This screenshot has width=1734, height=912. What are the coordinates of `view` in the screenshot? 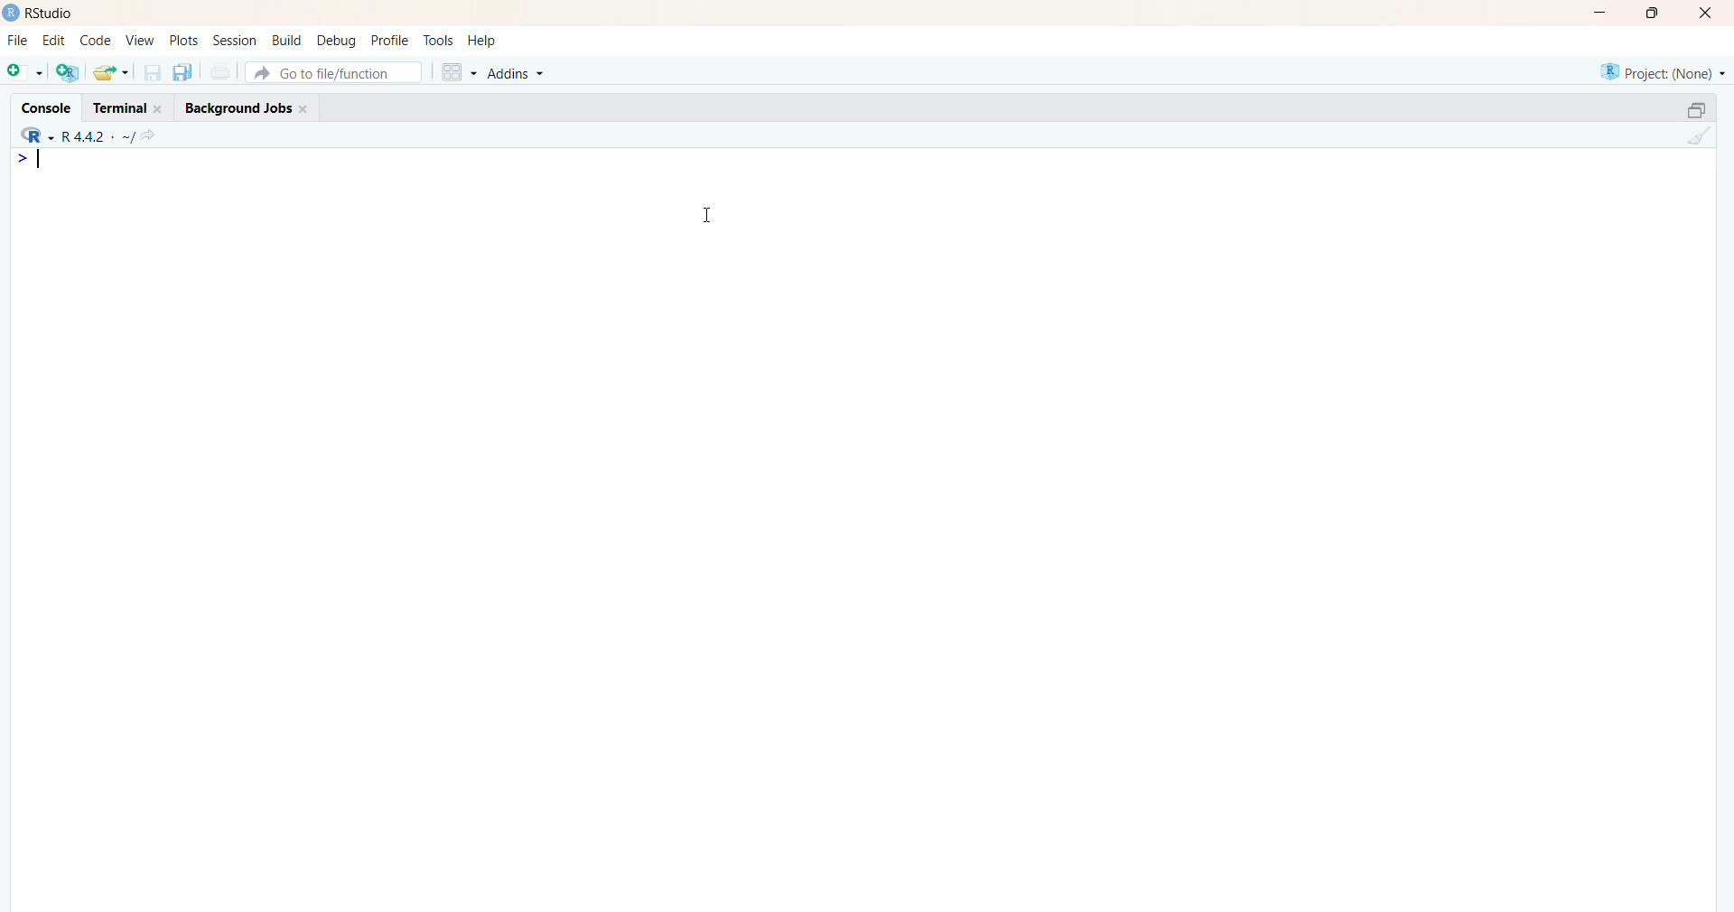 It's located at (139, 39).